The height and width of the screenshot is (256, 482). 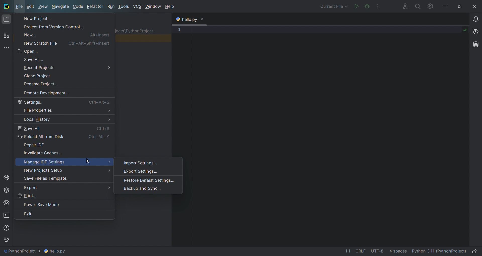 I want to click on open, so click(x=65, y=51).